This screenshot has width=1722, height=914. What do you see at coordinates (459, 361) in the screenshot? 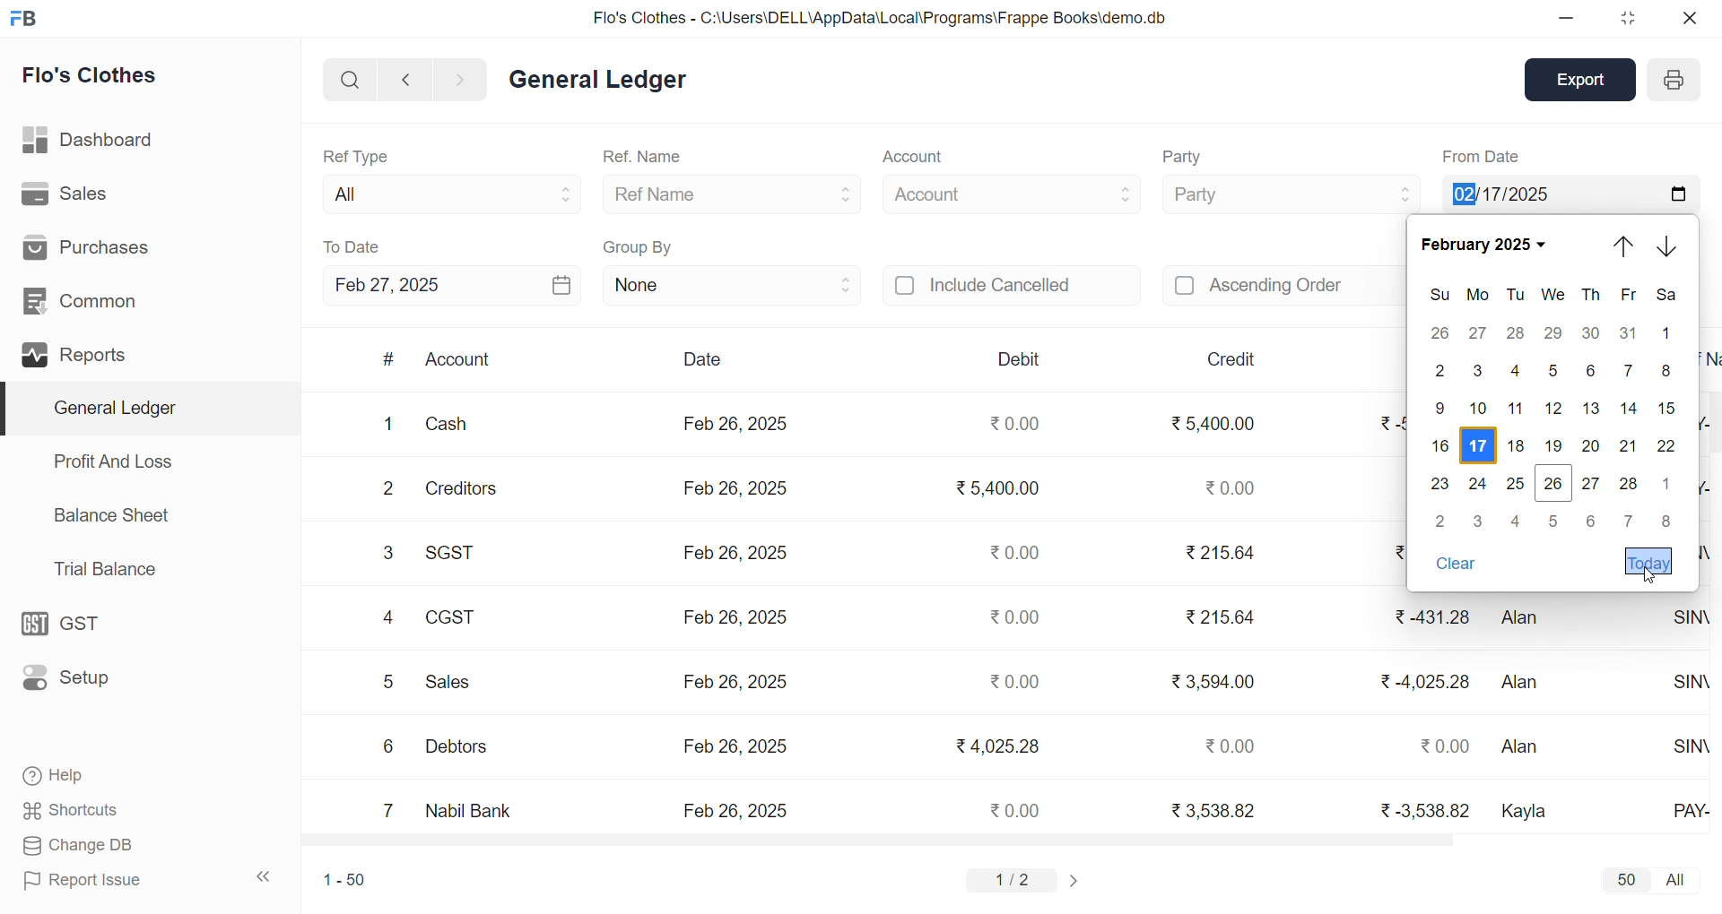
I see `Account` at bounding box center [459, 361].